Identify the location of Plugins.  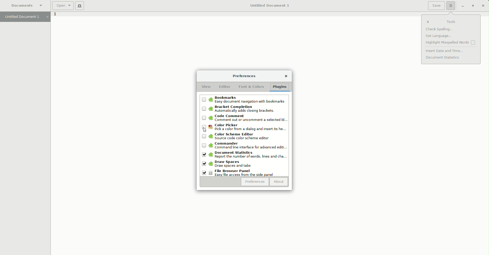
(281, 87).